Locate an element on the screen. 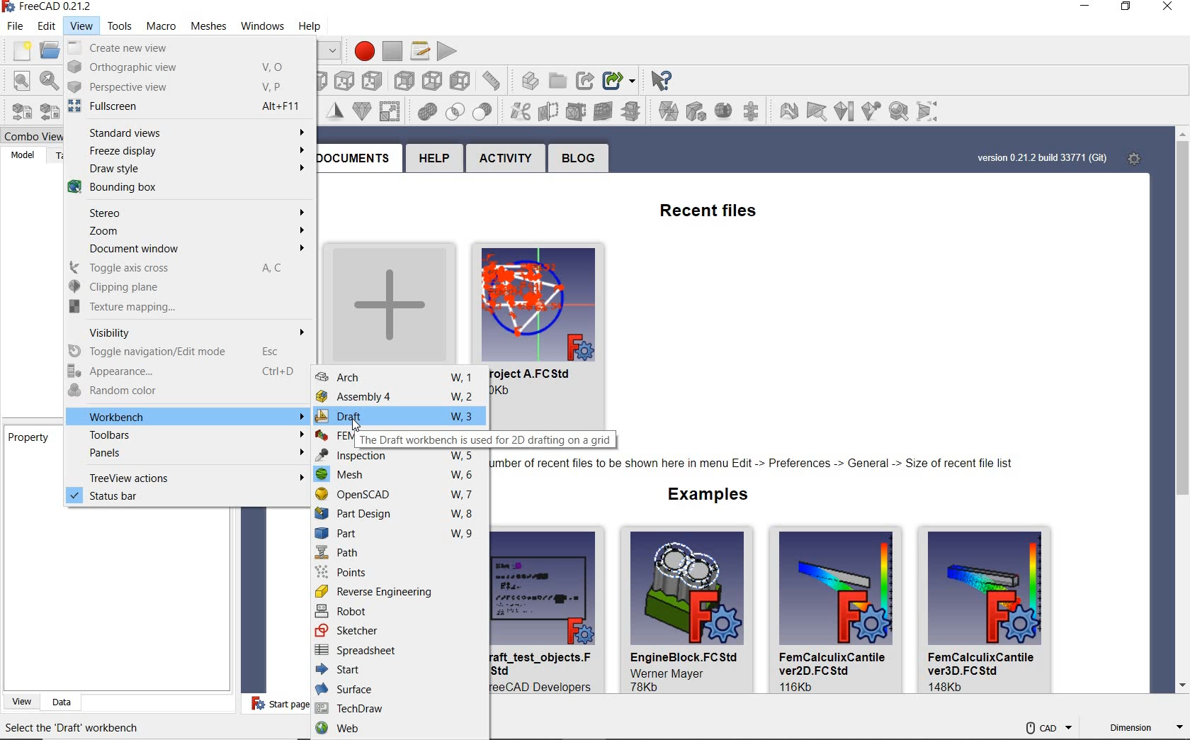  status bar is located at coordinates (186, 497).